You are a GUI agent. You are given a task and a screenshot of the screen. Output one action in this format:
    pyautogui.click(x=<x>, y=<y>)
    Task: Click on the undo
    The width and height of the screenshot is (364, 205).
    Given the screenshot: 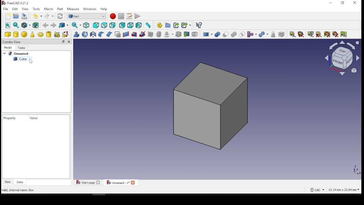 What is the action you would take?
    pyautogui.click(x=38, y=16)
    